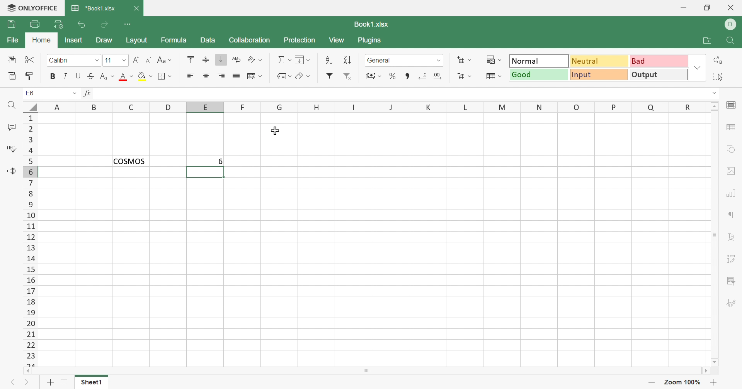  What do you see at coordinates (730, 216) in the screenshot?
I see `Paragraph settings` at bounding box center [730, 216].